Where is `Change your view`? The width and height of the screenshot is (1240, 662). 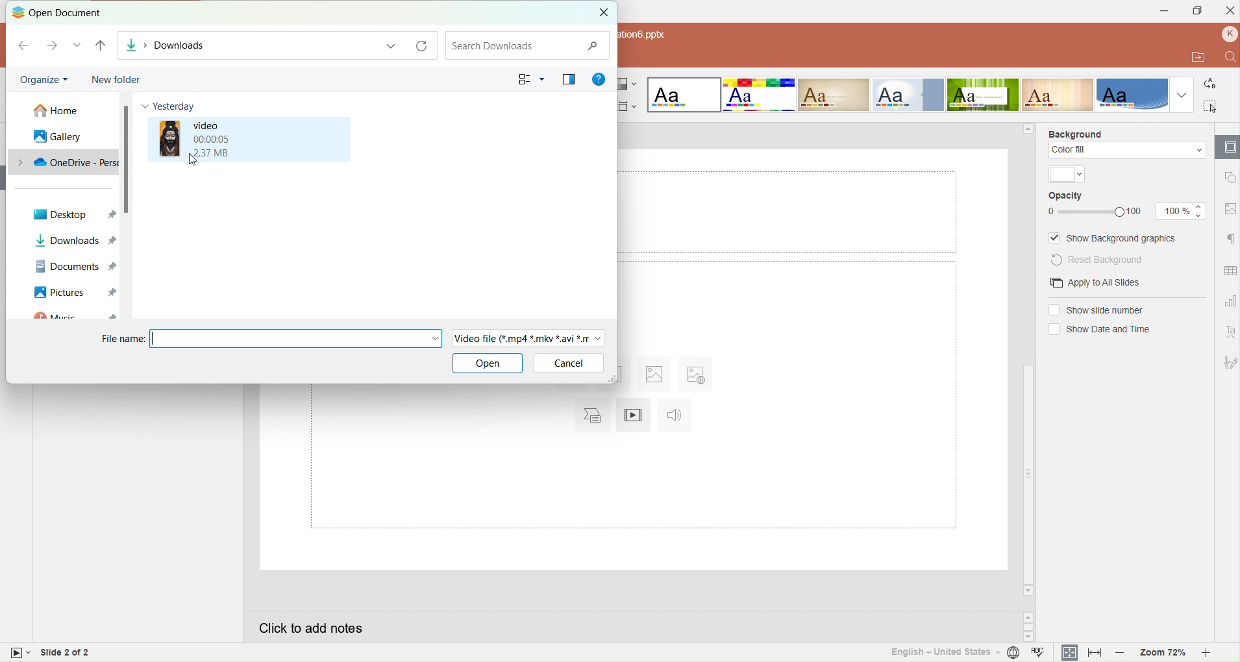
Change your view is located at coordinates (530, 78).